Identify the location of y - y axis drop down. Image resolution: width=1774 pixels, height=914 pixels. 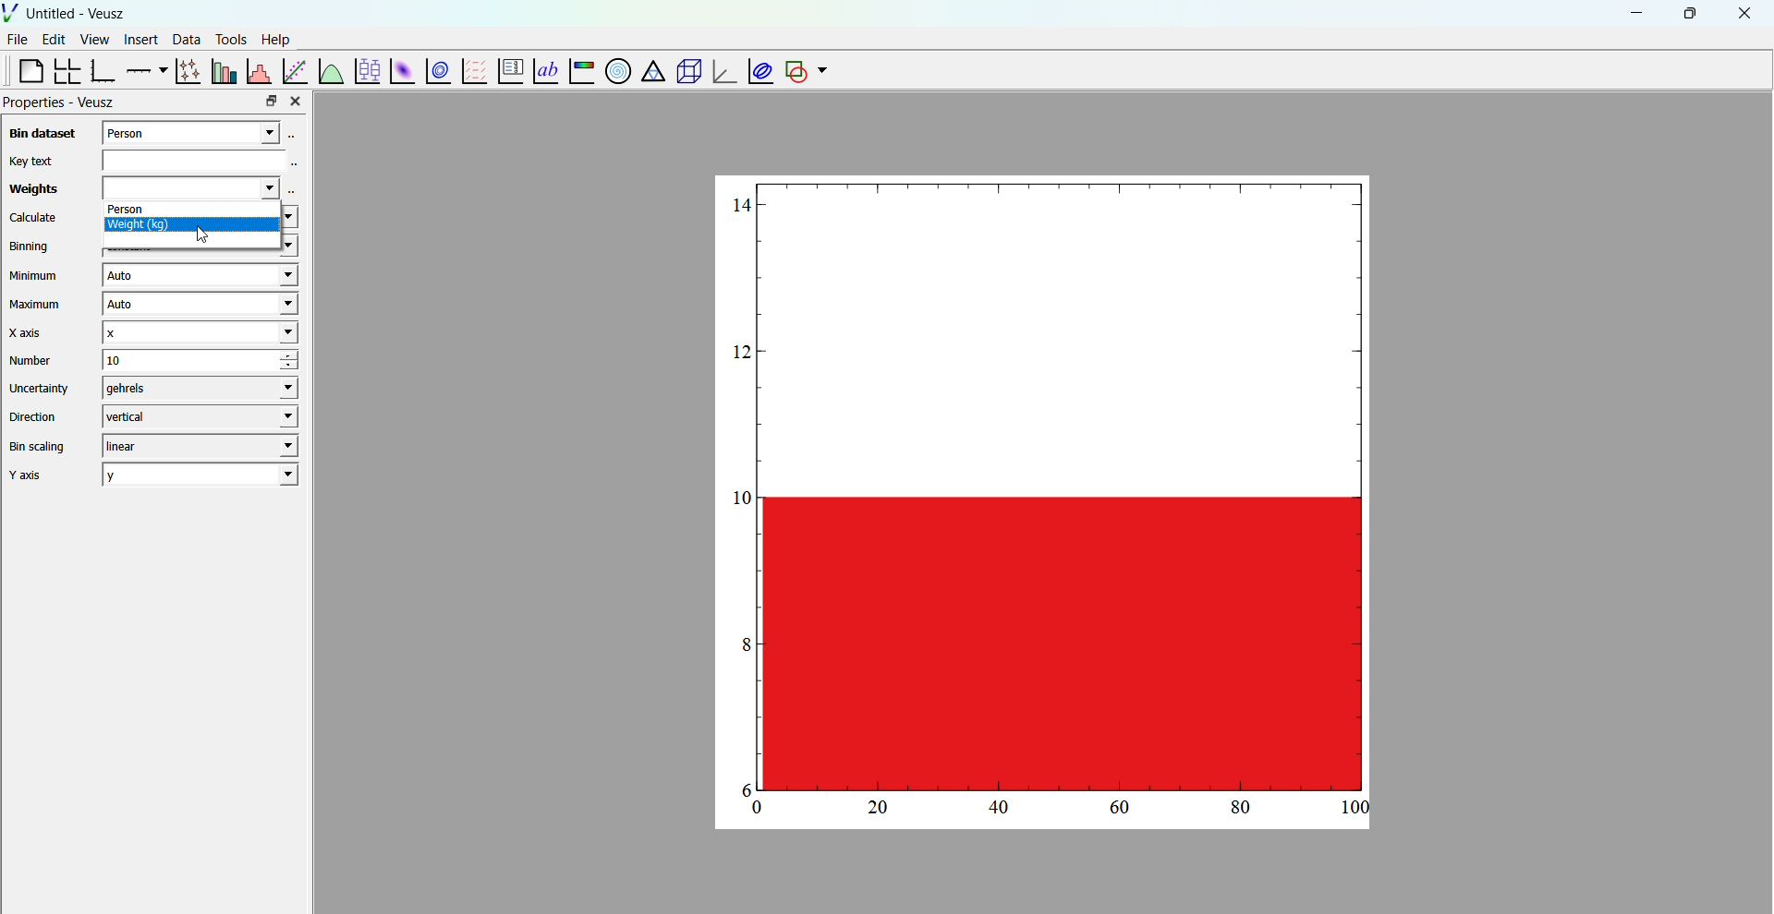
(200, 475).